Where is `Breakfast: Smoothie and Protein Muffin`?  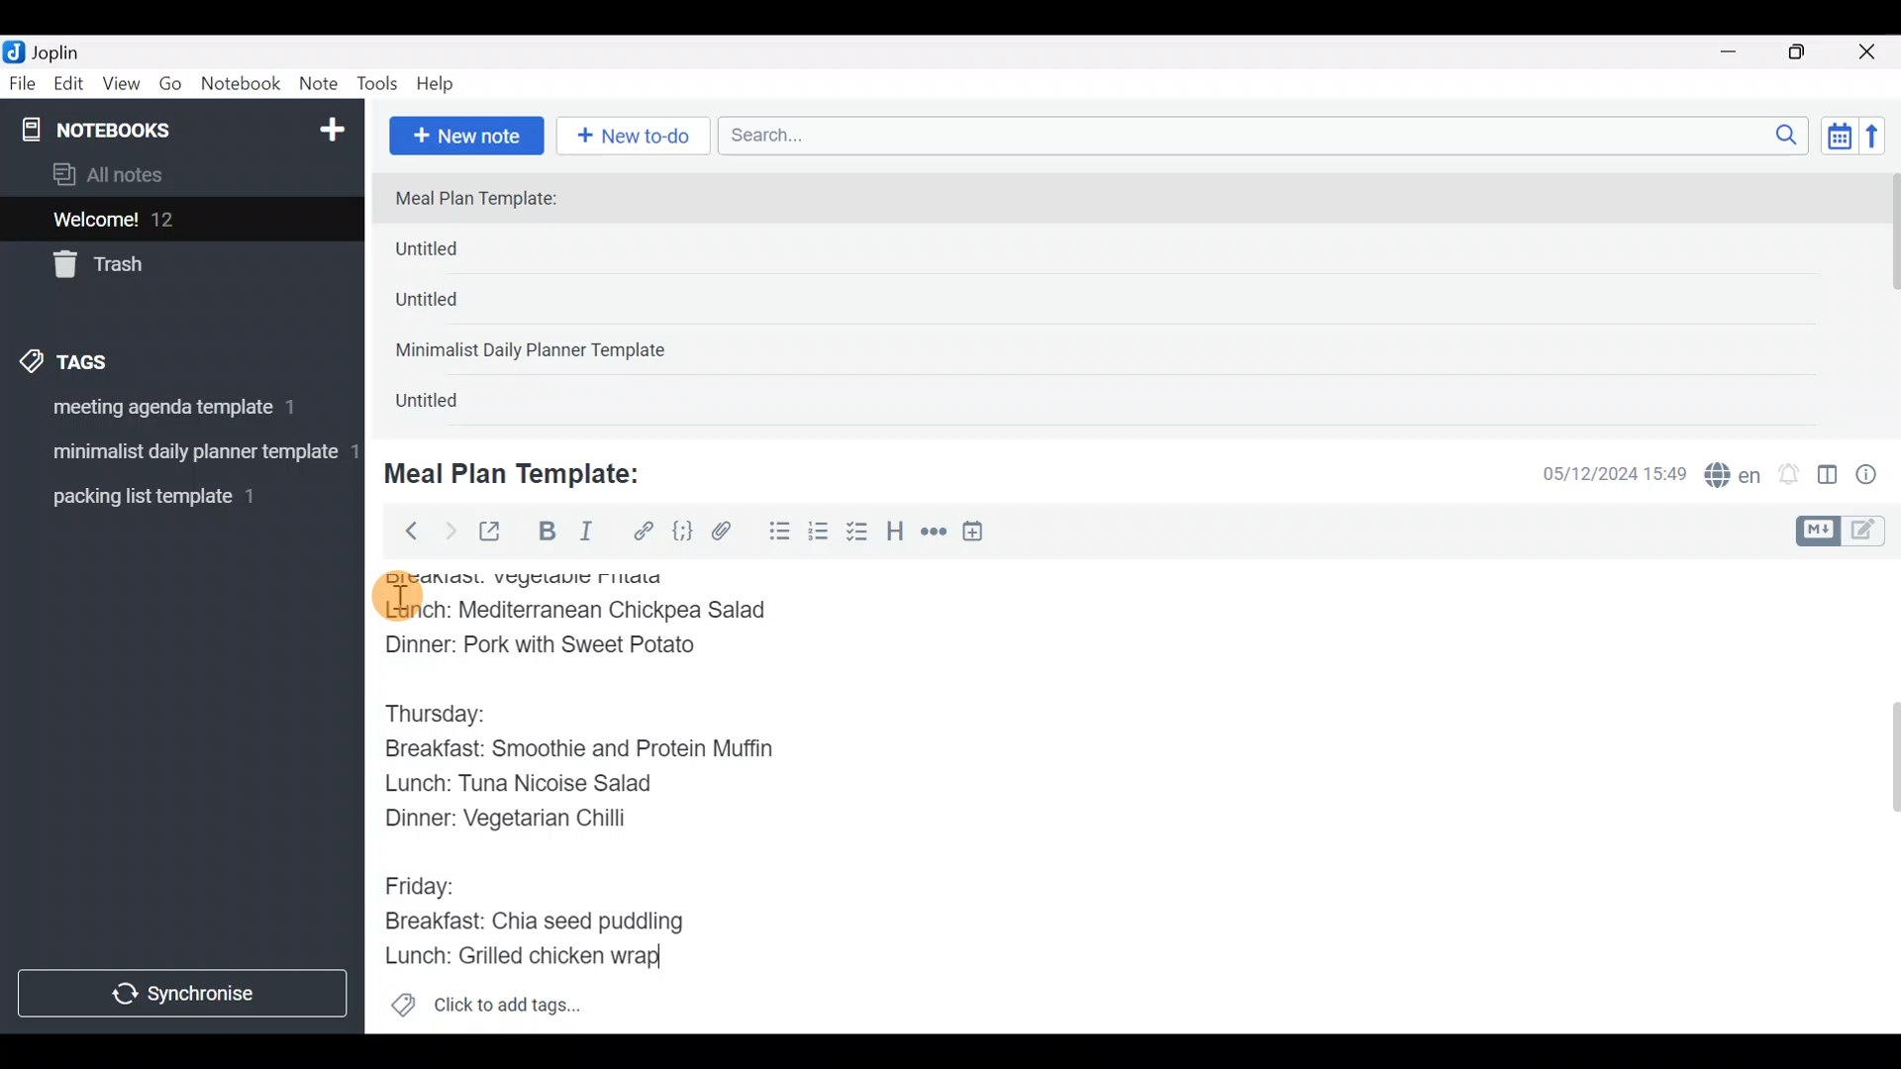 Breakfast: Smoothie and Protein Muffin is located at coordinates (583, 753).